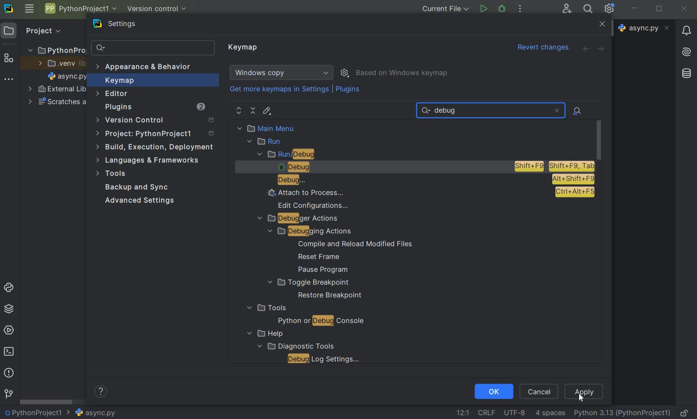 This screenshot has width=697, height=419. Describe the element at coordinates (263, 334) in the screenshot. I see `help` at that location.